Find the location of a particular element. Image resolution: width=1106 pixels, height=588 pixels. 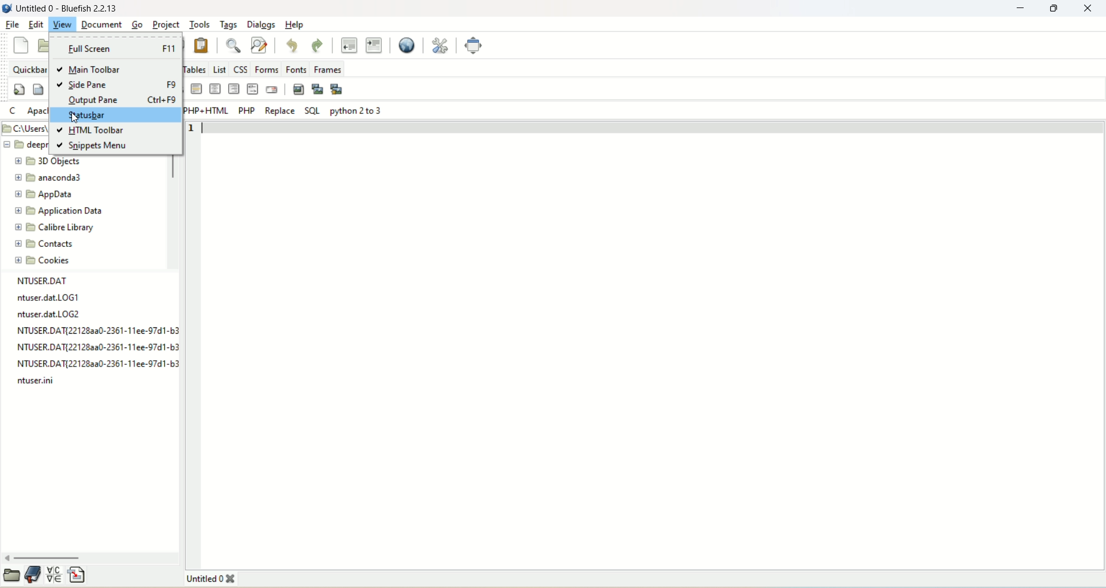

document is located at coordinates (101, 25).